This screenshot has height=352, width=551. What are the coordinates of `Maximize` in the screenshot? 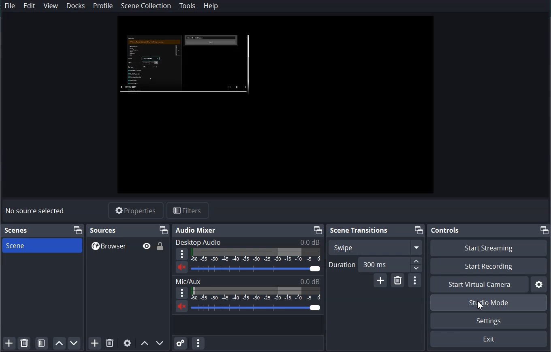 It's located at (164, 230).